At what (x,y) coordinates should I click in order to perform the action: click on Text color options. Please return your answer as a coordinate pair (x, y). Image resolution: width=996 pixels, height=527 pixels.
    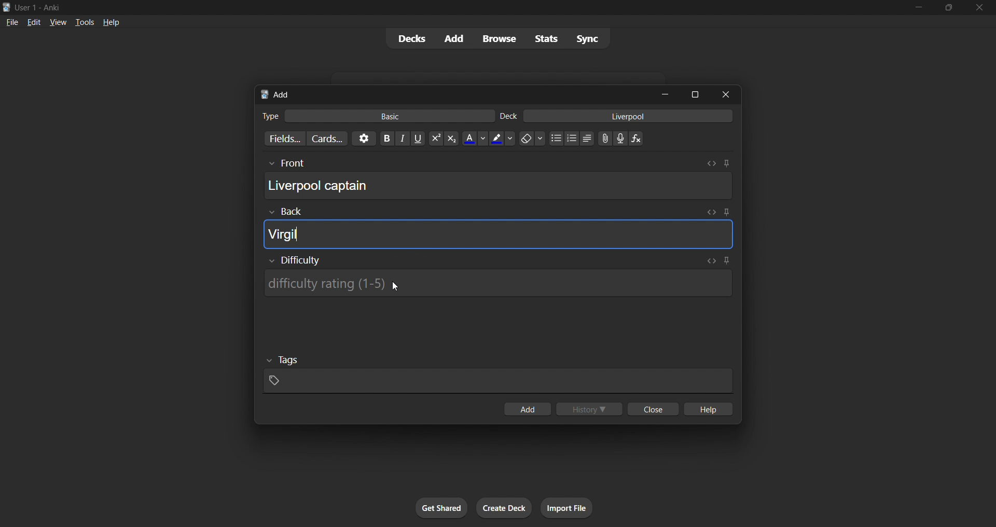
    Looking at the image, I should click on (475, 138).